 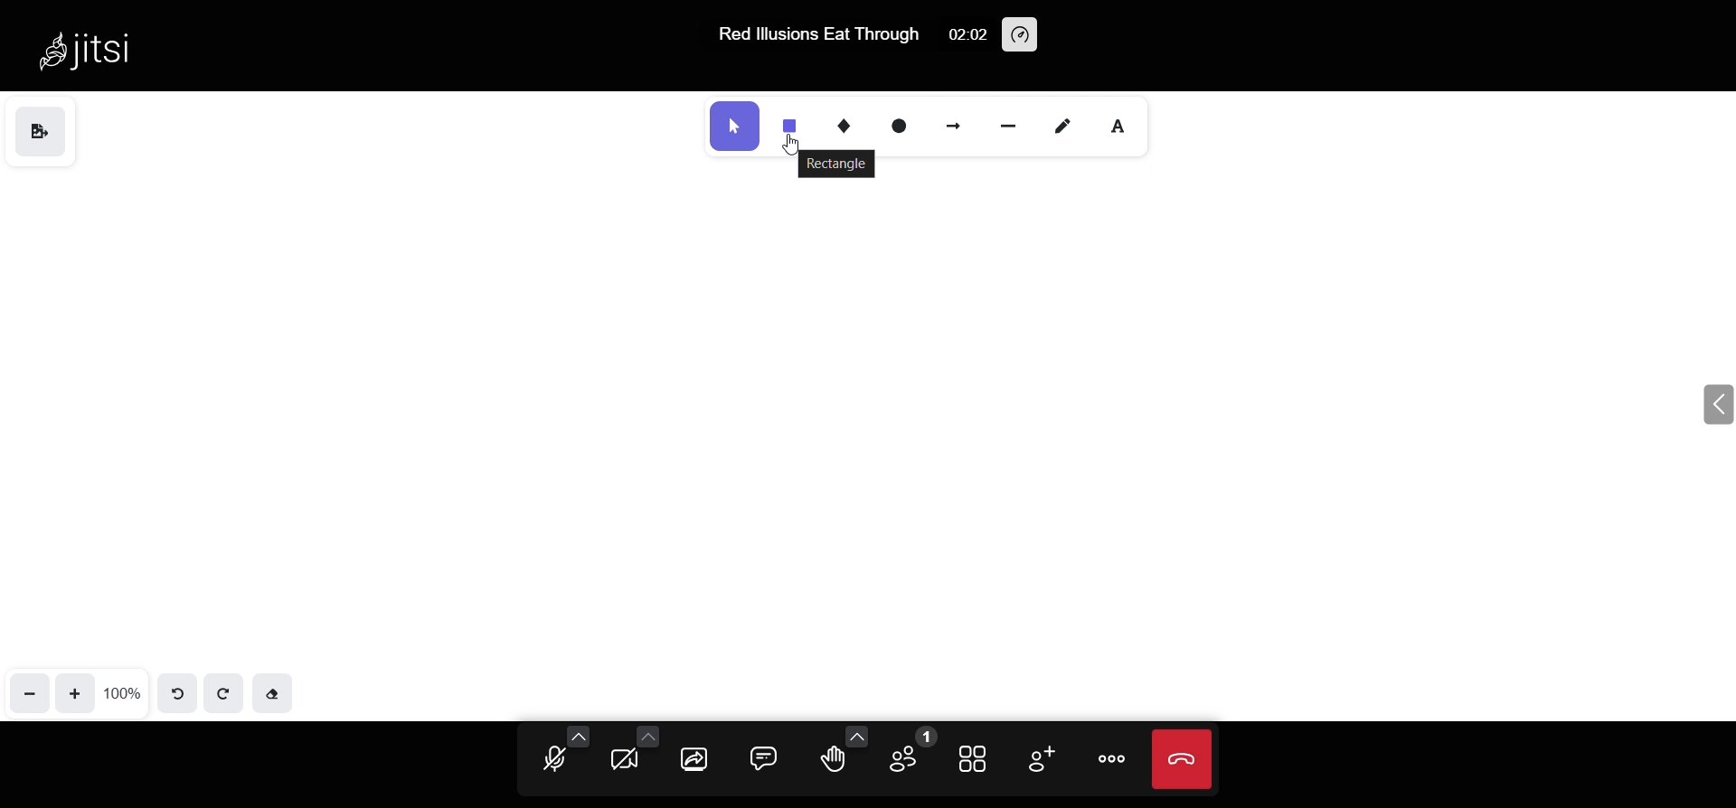 What do you see at coordinates (1021, 34) in the screenshot?
I see `performance setting` at bounding box center [1021, 34].